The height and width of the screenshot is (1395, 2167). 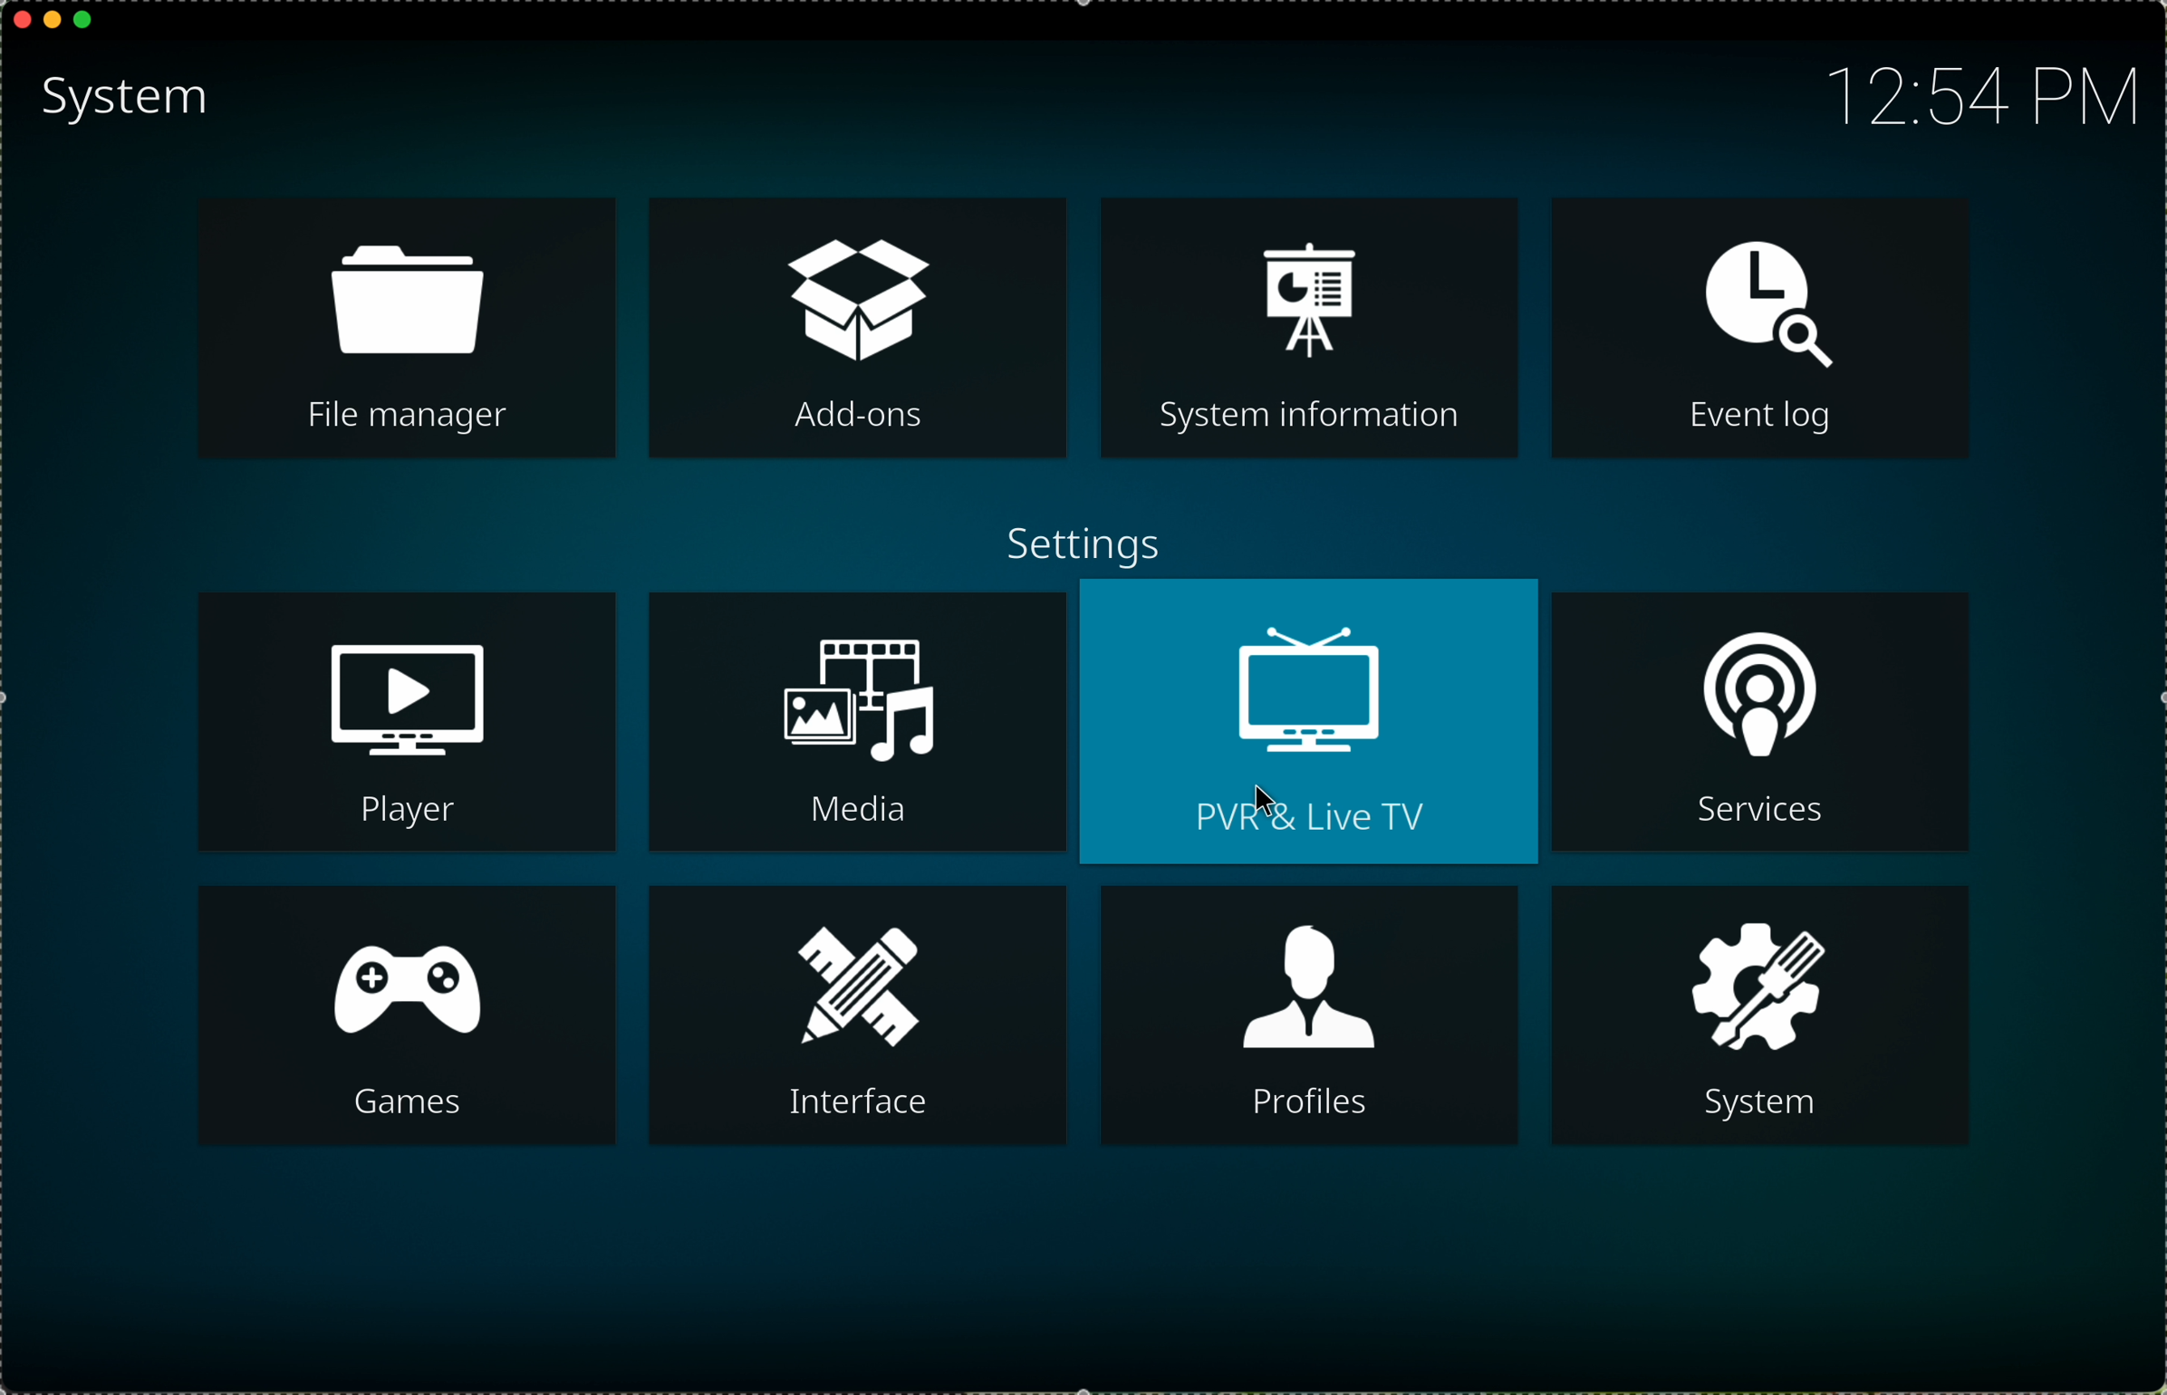 I want to click on games option, so click(x=409, y=1015).